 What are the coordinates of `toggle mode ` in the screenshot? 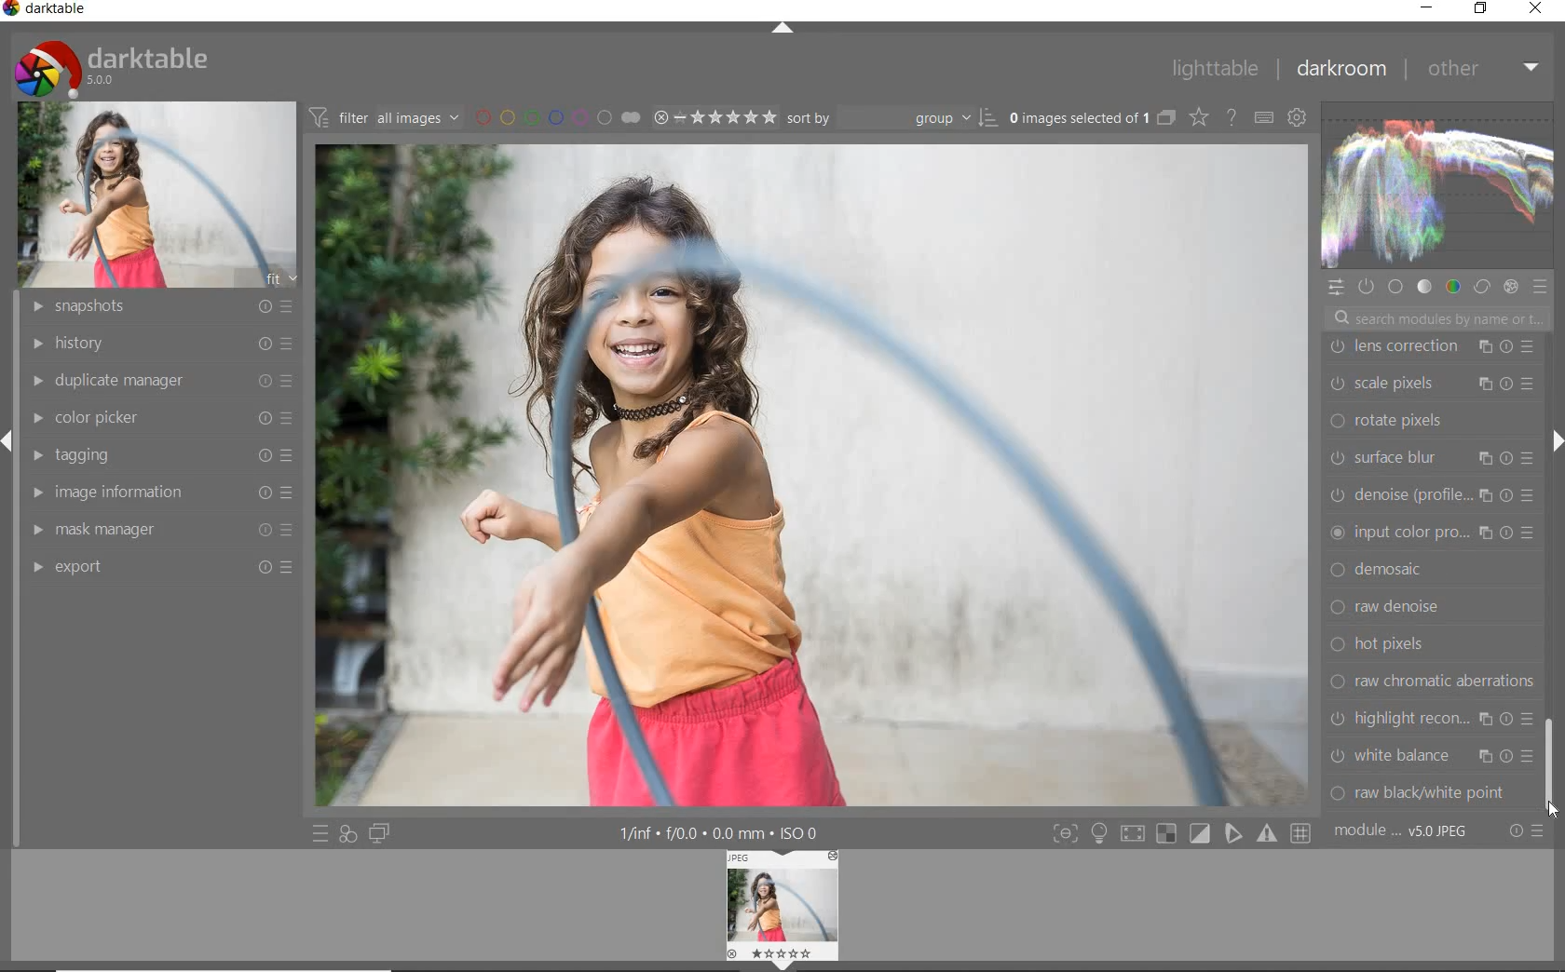 It's located at (1269, 834).